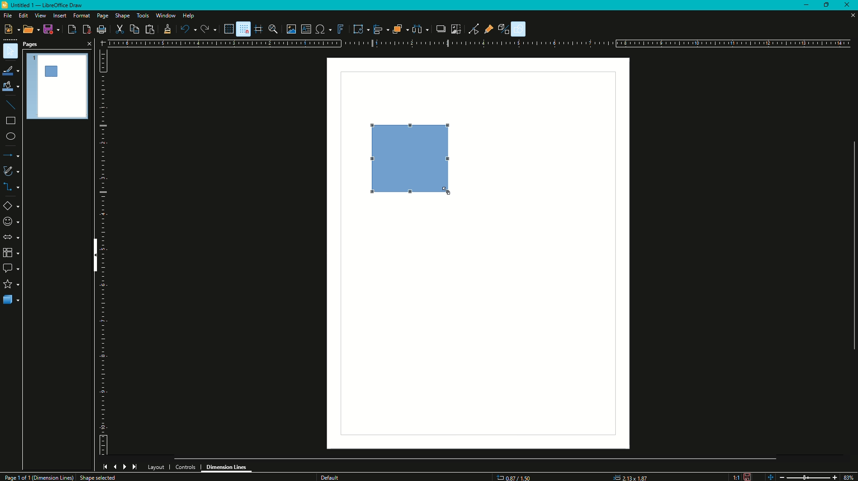 This screenshot has height=481, width=858. Describe the element at coordinates (10, 222) in the screenshot. I see `Insert Characters` at that location.